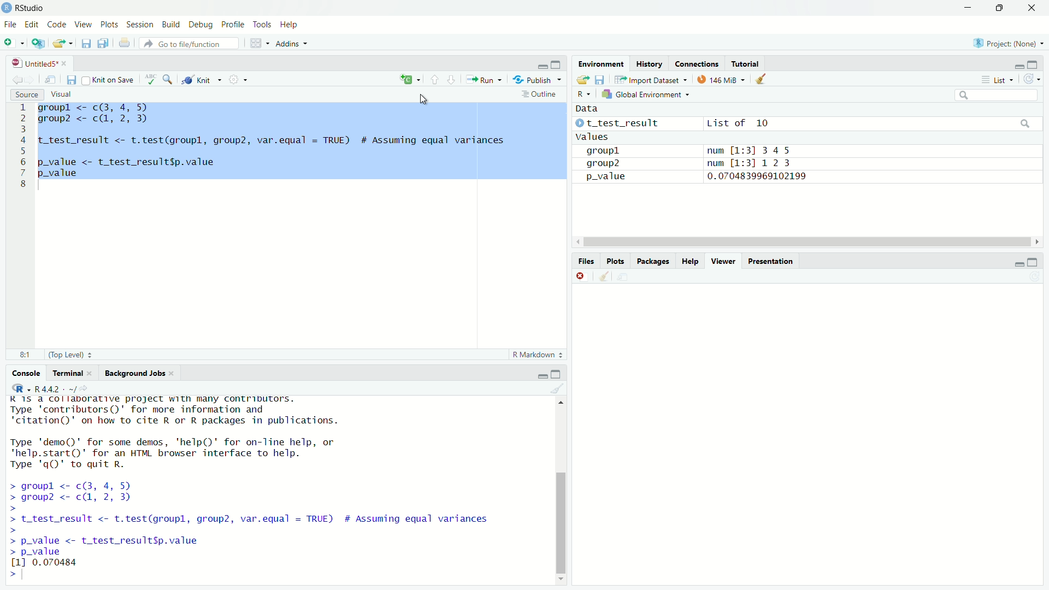  I want to click on data, so click(593, 108).